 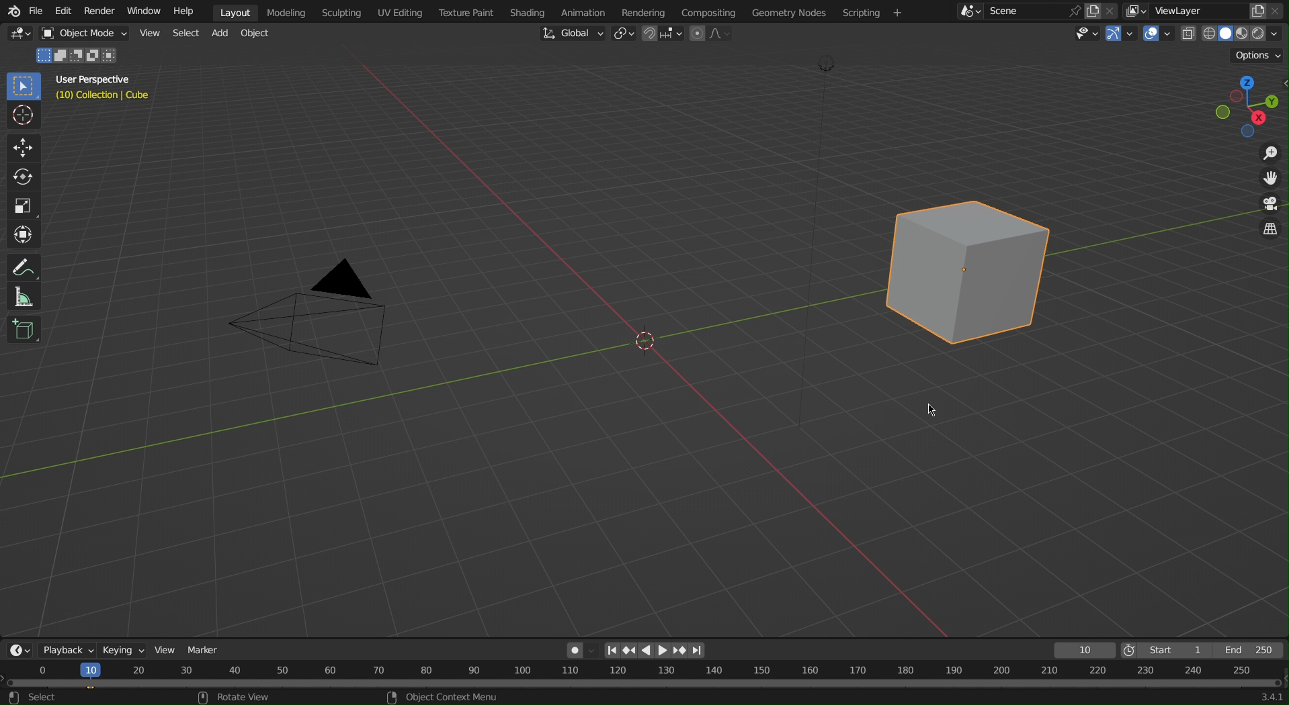 What do you see at coordinates (970, 265) in the screenshot?
I see `Cube` at bounding box center [970, 265].